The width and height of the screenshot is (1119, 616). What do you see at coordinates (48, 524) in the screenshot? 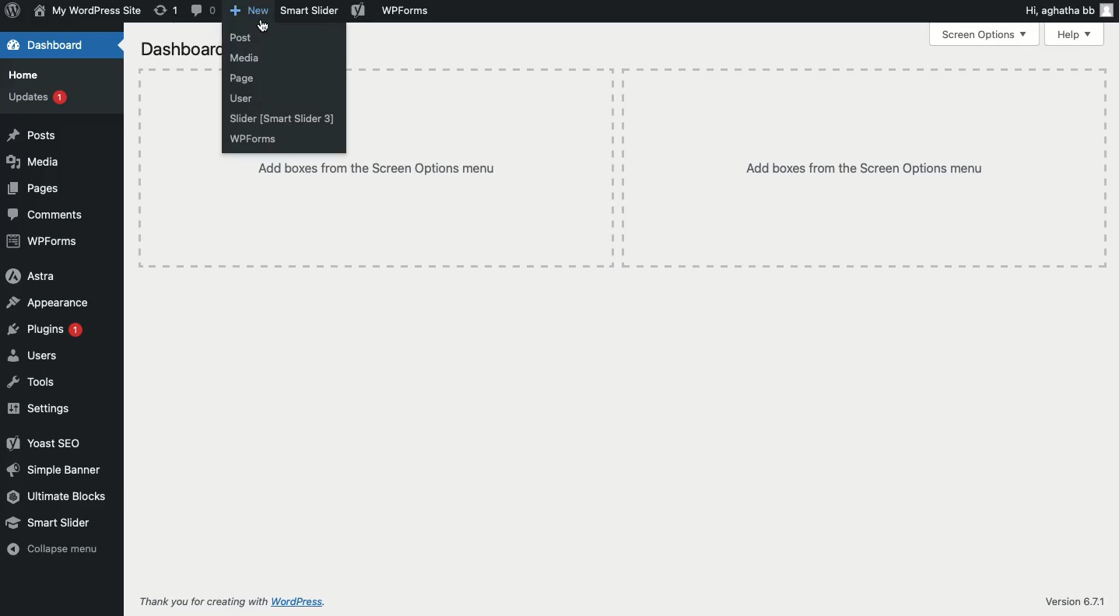
I see `Smart slider` at bounding box center [48, 524].